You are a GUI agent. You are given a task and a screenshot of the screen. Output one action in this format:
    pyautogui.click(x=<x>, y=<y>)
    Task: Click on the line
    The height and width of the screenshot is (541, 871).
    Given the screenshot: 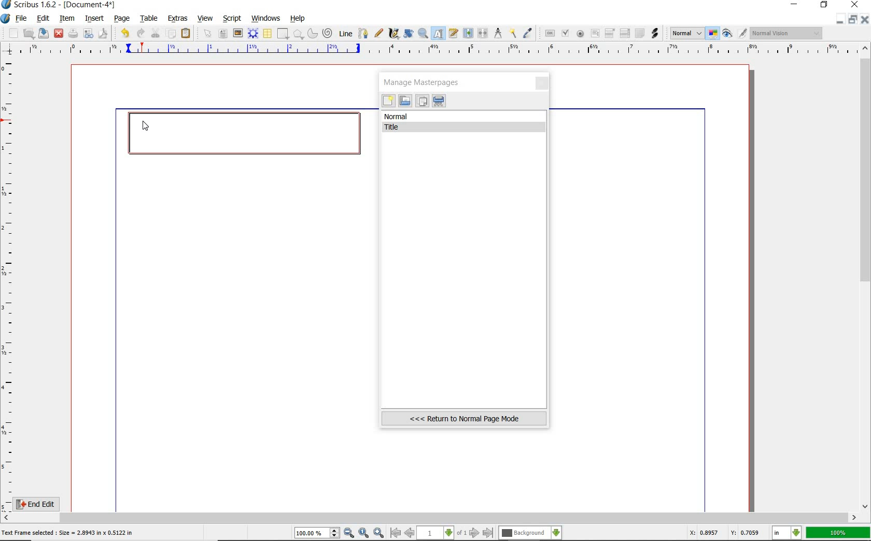 What is the action you would take?
    pyautogui.click(x=345, y=33)
    